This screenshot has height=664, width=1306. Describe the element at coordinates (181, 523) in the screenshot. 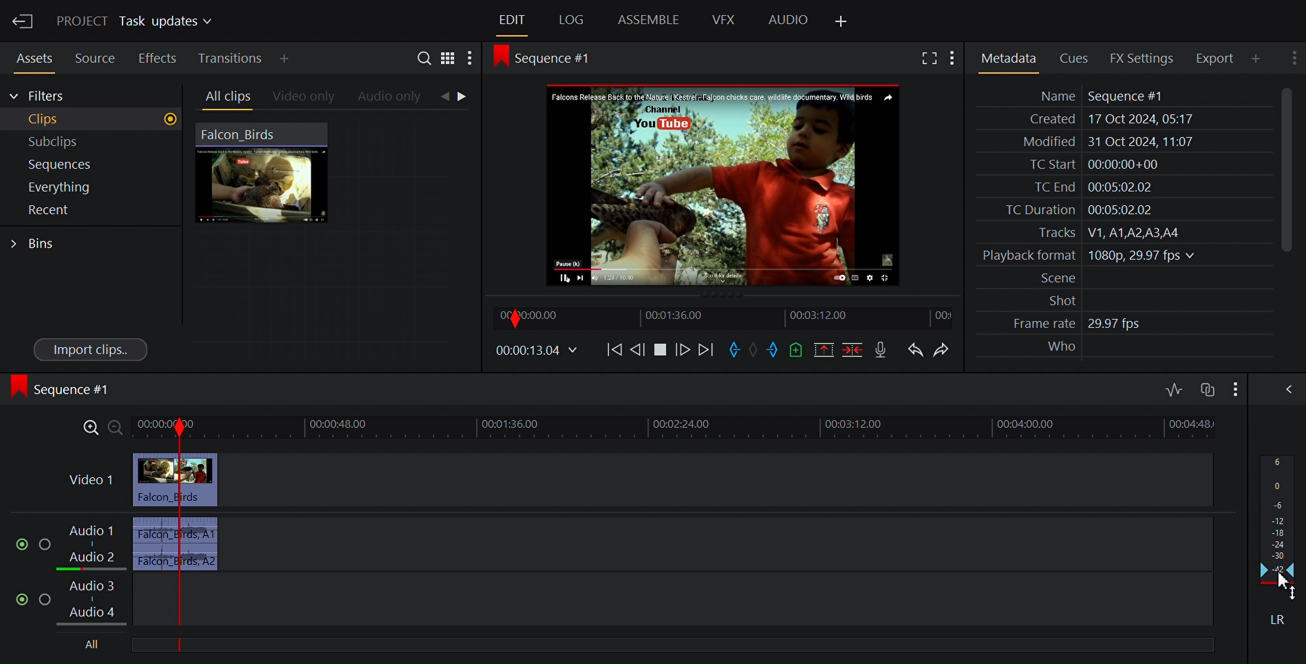

I see `Timeline indicator` at that location.